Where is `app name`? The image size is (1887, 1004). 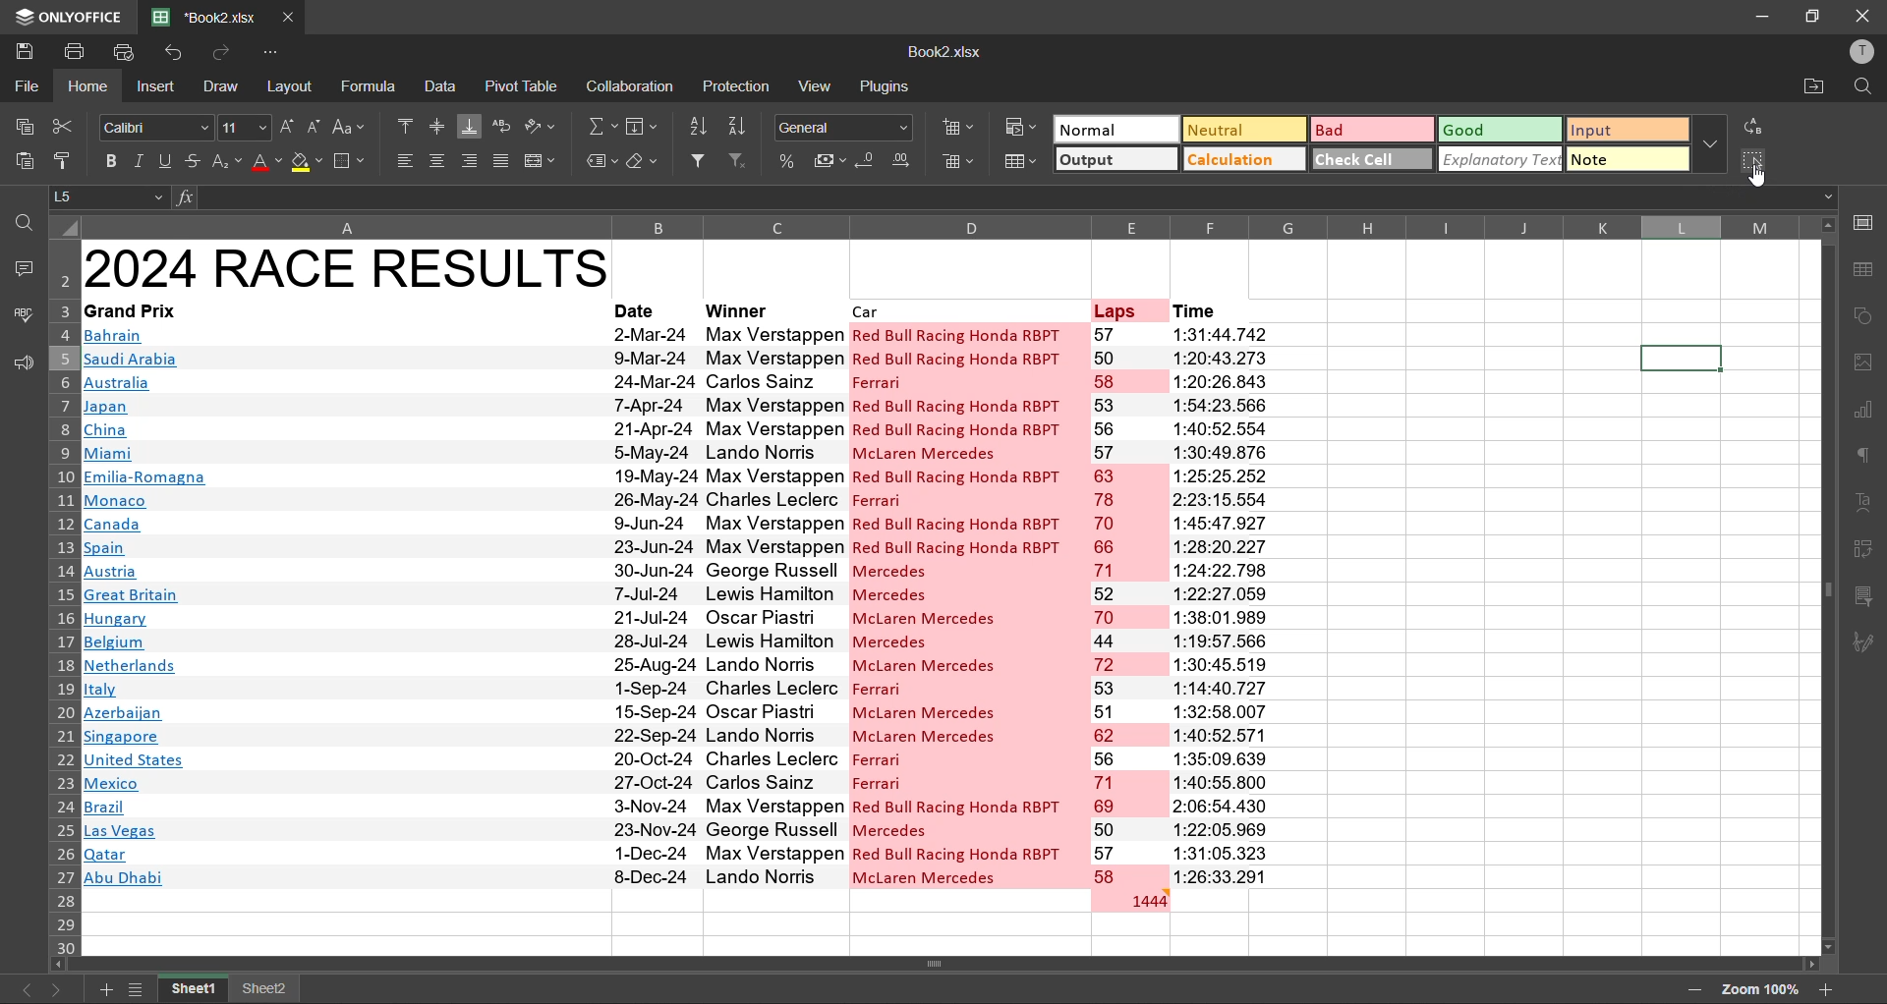
app name is located at coordinates (69, 14).